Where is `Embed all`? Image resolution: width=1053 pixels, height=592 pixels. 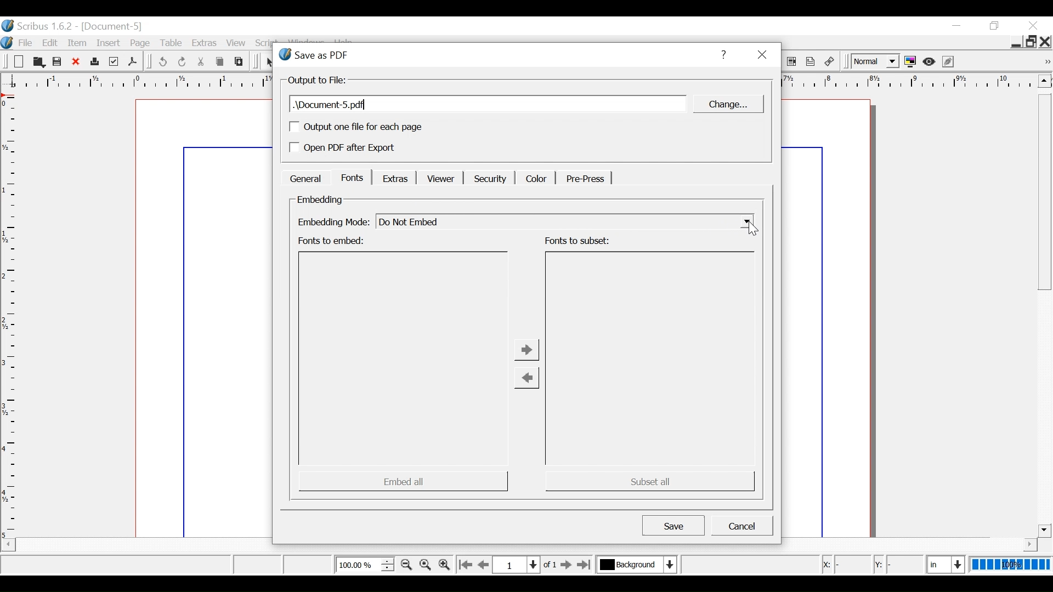
Embed all is located at coordinates (404, 481).